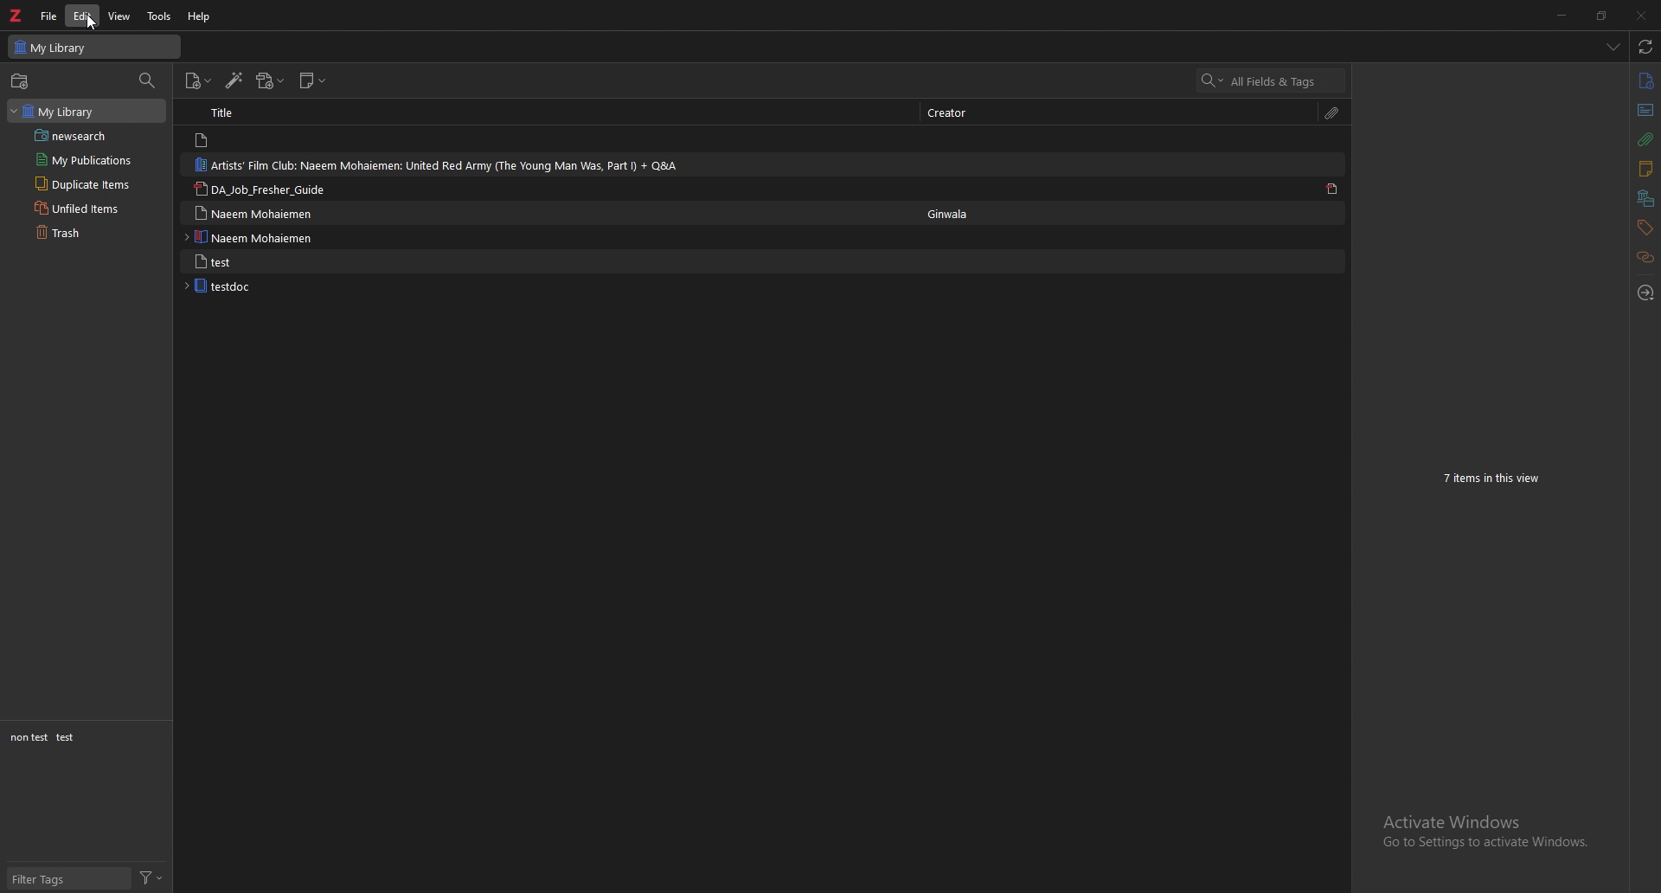 This screenshot has width=1661, height=893. I want to click on abstract, so click(1644, 111).